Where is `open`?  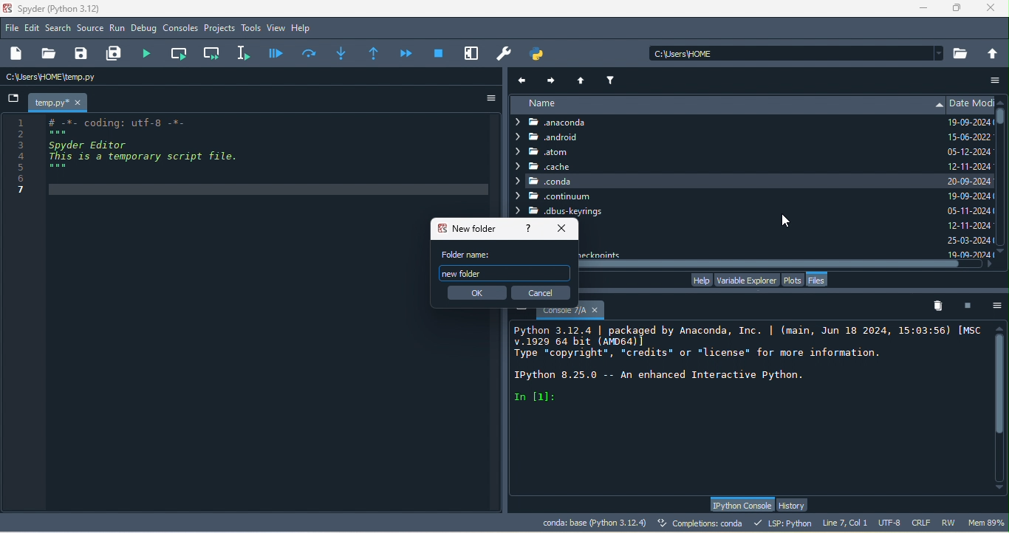
open is located at coordinates (48, 54).